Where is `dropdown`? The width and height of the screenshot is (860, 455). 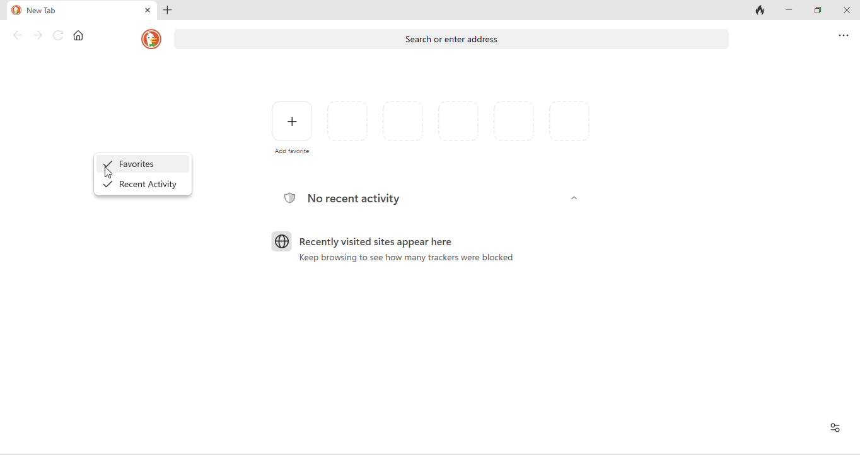
dropdown is located at coordinates (576, 200).